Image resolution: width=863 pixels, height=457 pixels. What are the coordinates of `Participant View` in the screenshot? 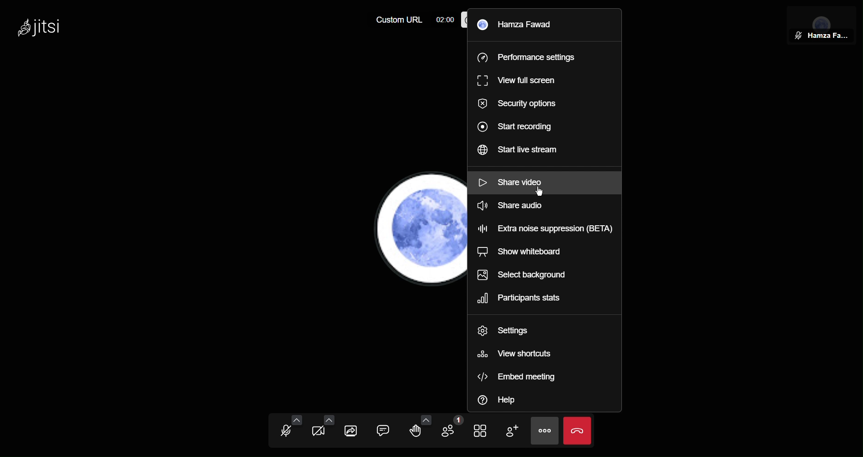 It's located at (822, 24).